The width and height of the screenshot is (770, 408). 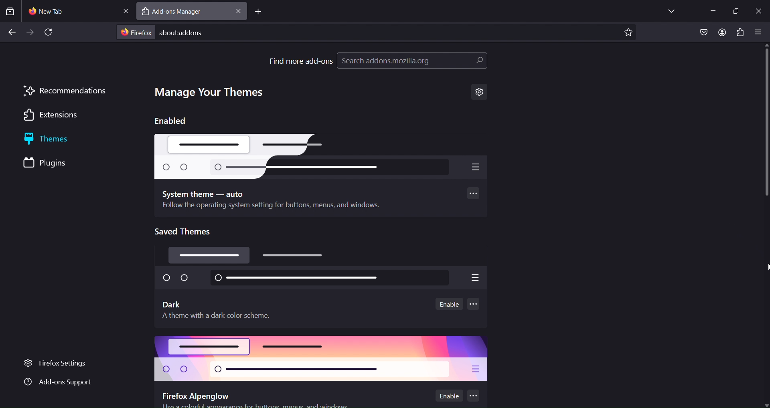 I want to click on cursor, so click(x=765, y=268).